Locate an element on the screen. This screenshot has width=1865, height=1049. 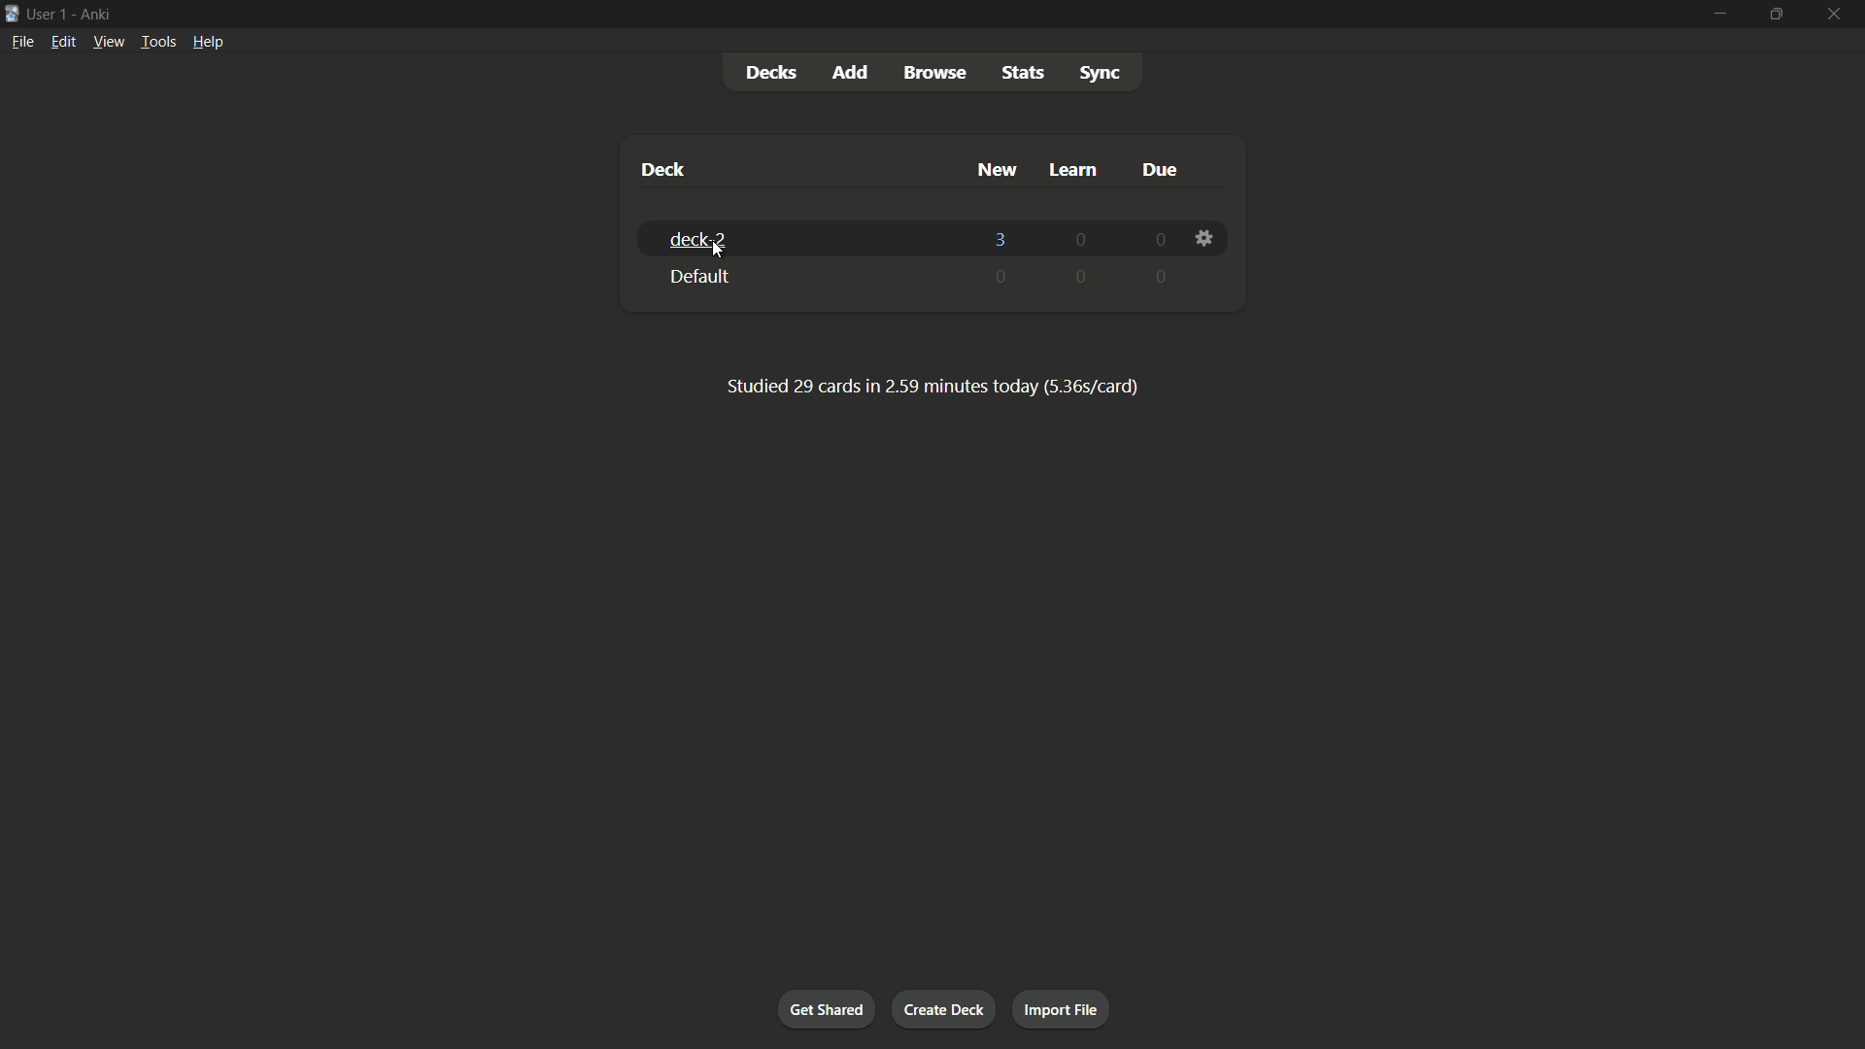
maximize is located at coordinates (1780, 15).